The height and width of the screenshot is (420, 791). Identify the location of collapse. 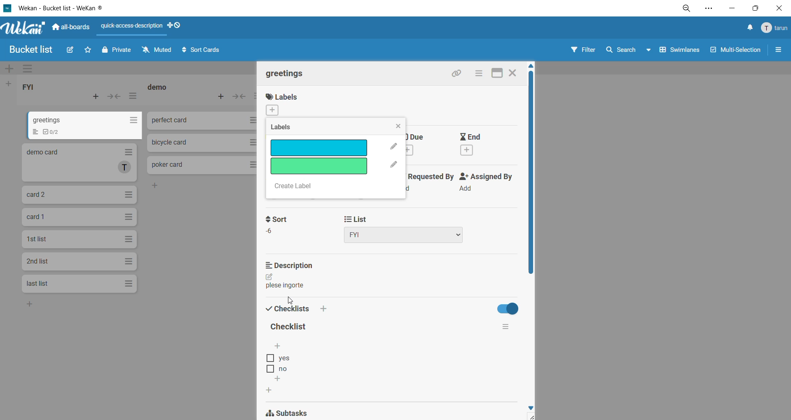
(115, 96).